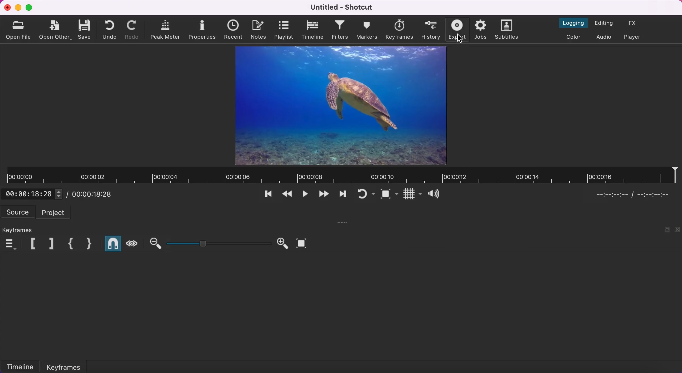 Image resolution: width=682 pixels, height=373 pixels. I want to click on final duration time graph, so click(633, 196).